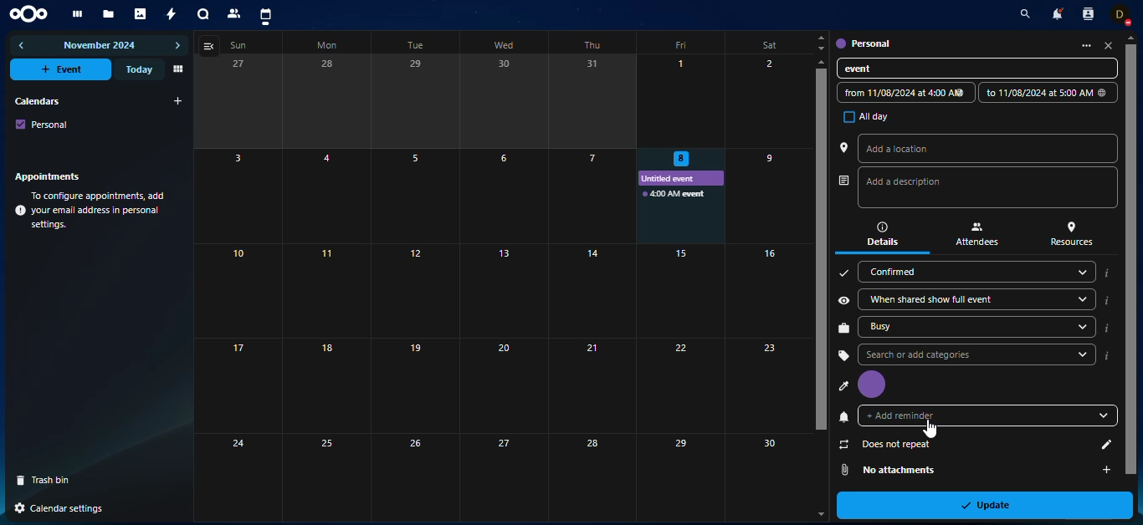 The width and height of the screenshot is (1143, 525). I want to click on drop down, so click(1080, 272).